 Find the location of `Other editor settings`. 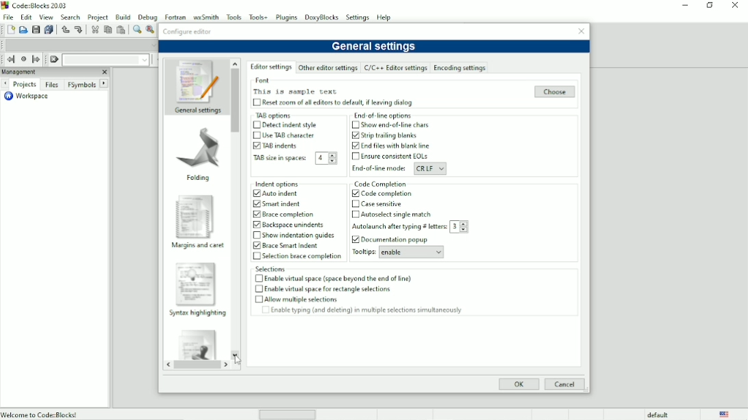

Other editor settings is located at coordinates (328, 69).